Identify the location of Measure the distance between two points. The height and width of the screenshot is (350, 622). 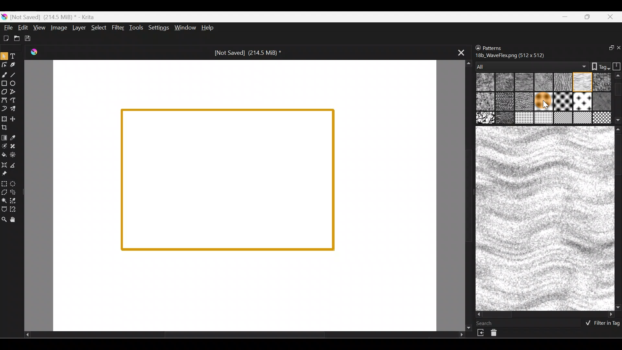
(16, 165).